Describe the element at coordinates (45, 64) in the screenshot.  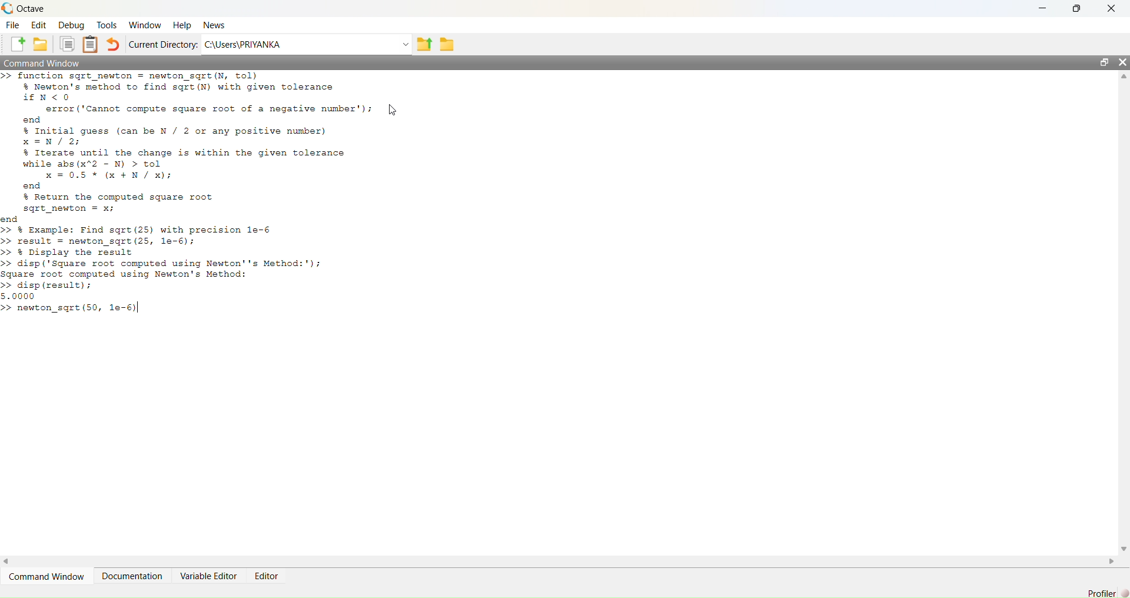
I see `Command Window` at that location.